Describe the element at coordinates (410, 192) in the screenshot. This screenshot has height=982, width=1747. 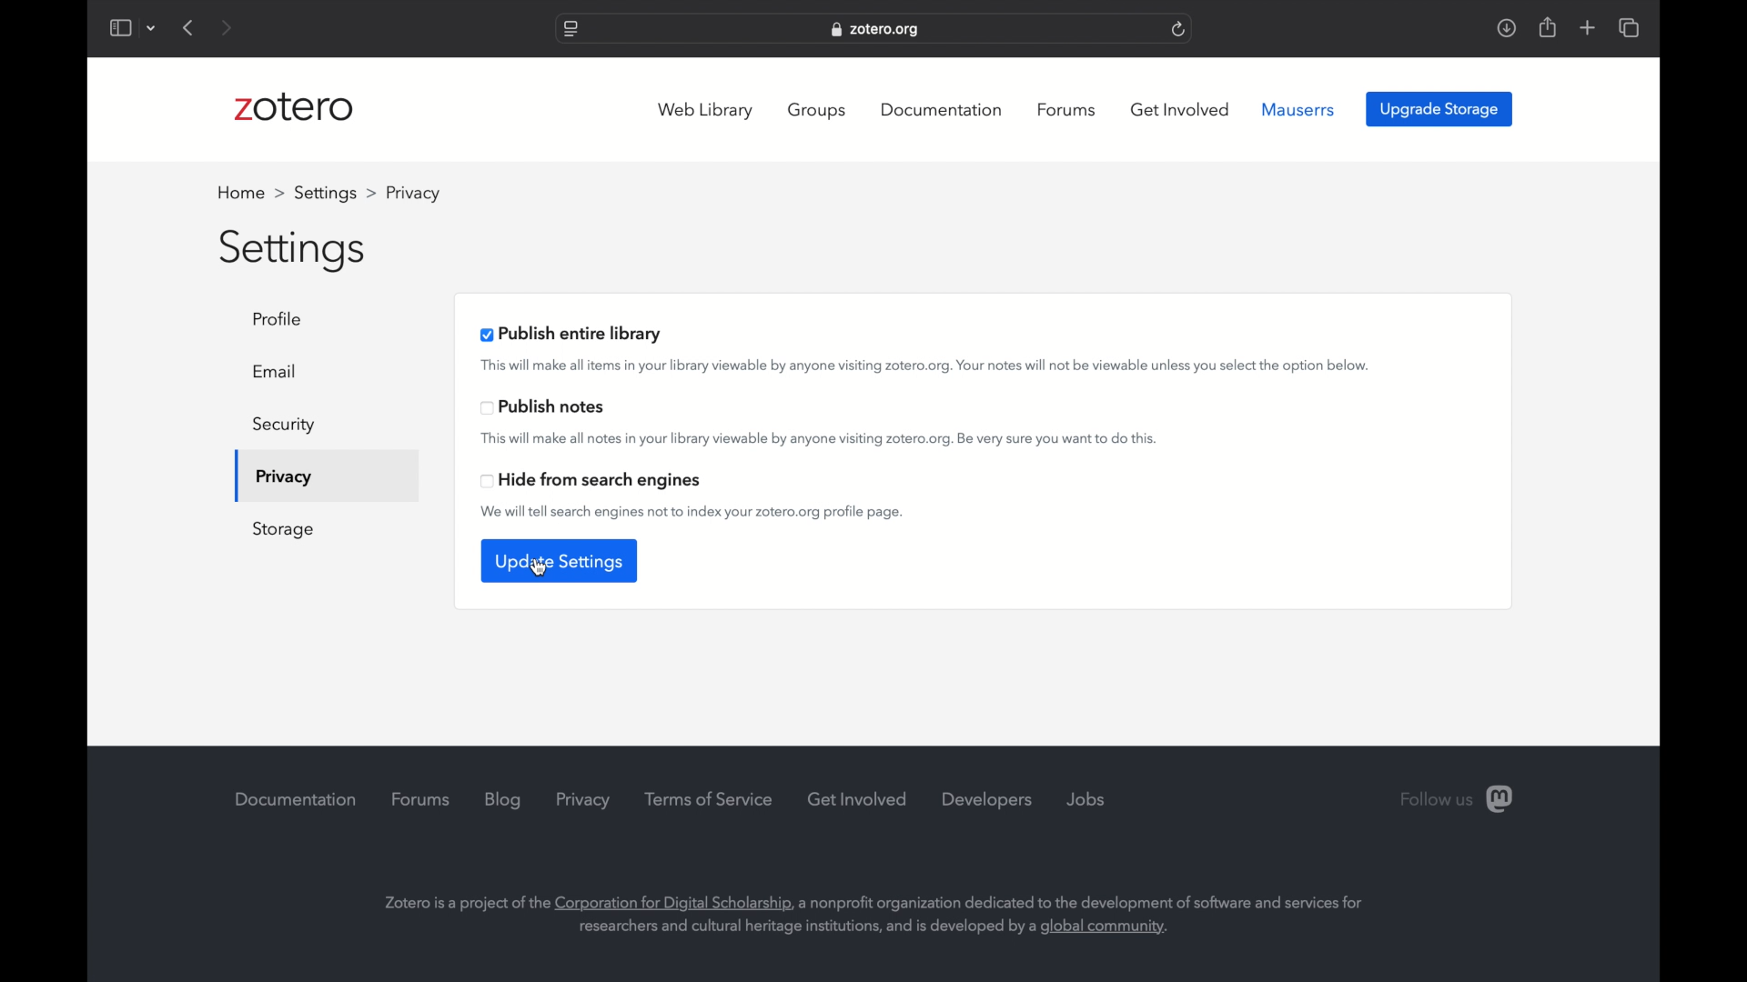
I see `profile` at that location.